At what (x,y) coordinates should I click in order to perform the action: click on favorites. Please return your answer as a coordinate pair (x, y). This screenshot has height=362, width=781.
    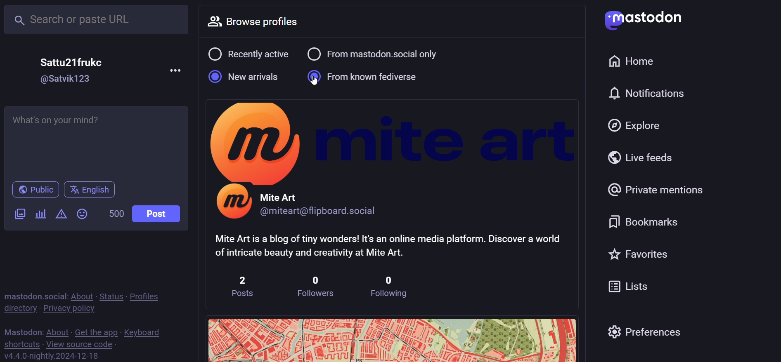
    Looking at the image, I should click on (647, 252).